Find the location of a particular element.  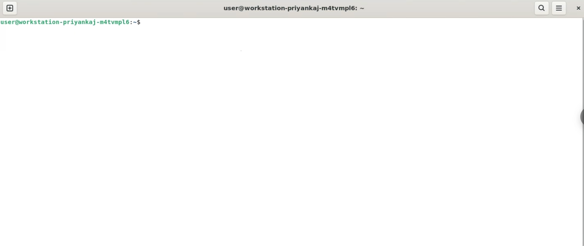

user@workstation-priyankaj-m4tvmpl: ~ is located at coordinates (297, 9).